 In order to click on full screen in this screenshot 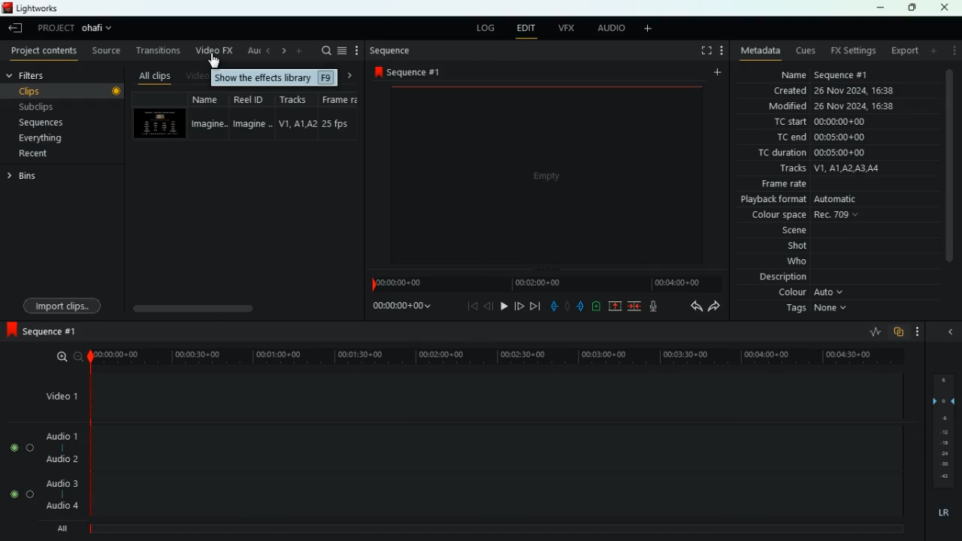, I will do `click(704, 50)`.